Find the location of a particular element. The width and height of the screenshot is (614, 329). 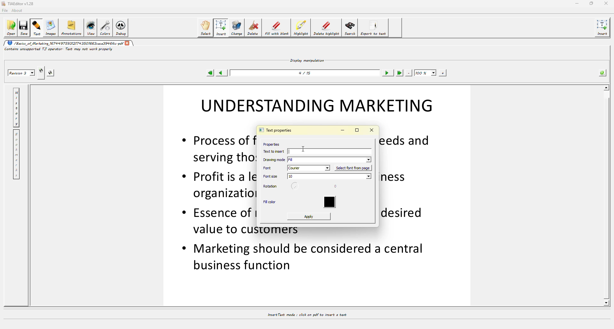

highlight is located at coordinates (301, 28).